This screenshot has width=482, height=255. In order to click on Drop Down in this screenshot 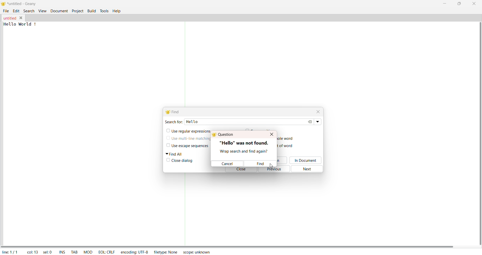, I will do `click(319, 122)`.